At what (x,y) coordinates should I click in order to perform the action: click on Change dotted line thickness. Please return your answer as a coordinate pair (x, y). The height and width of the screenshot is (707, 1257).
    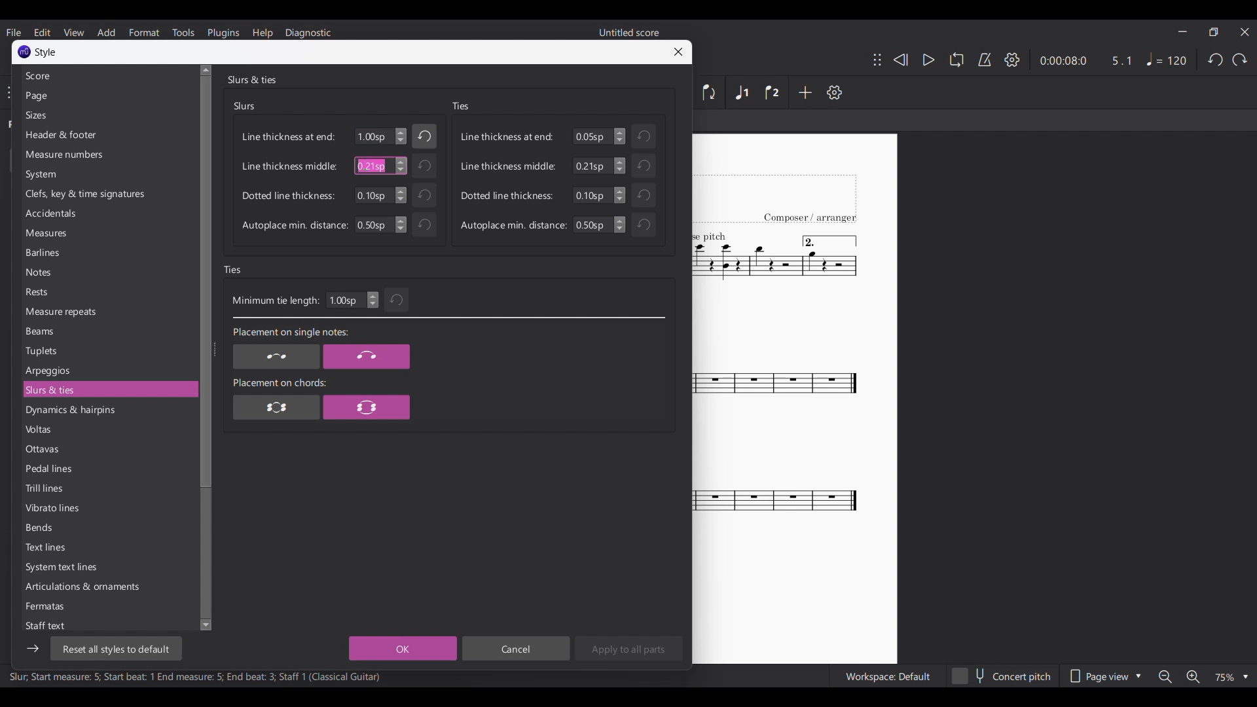
    Looking at the image, I should click on (620, 195).